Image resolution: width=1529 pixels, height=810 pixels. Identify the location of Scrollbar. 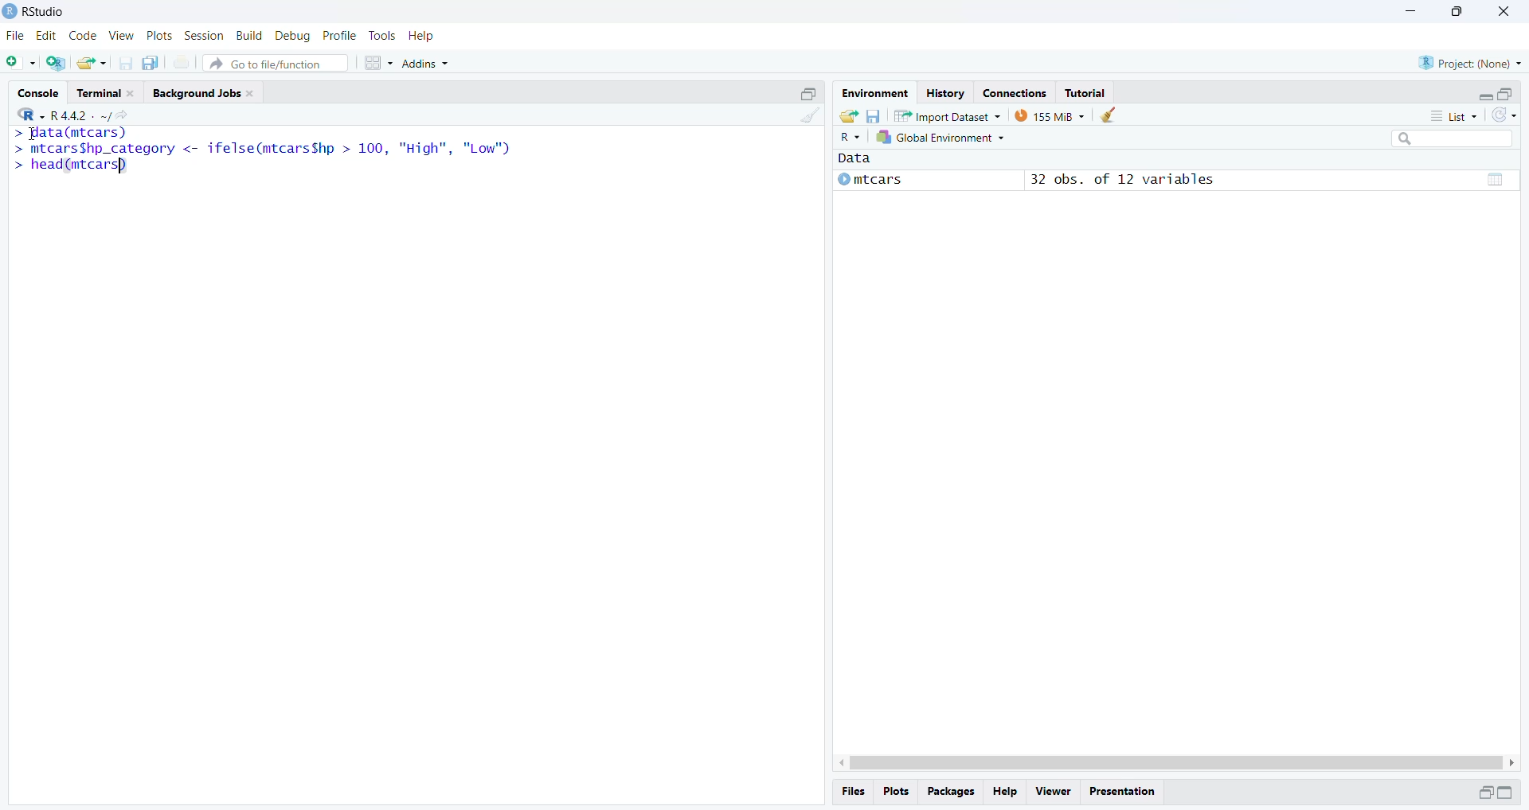
(1173, 761).